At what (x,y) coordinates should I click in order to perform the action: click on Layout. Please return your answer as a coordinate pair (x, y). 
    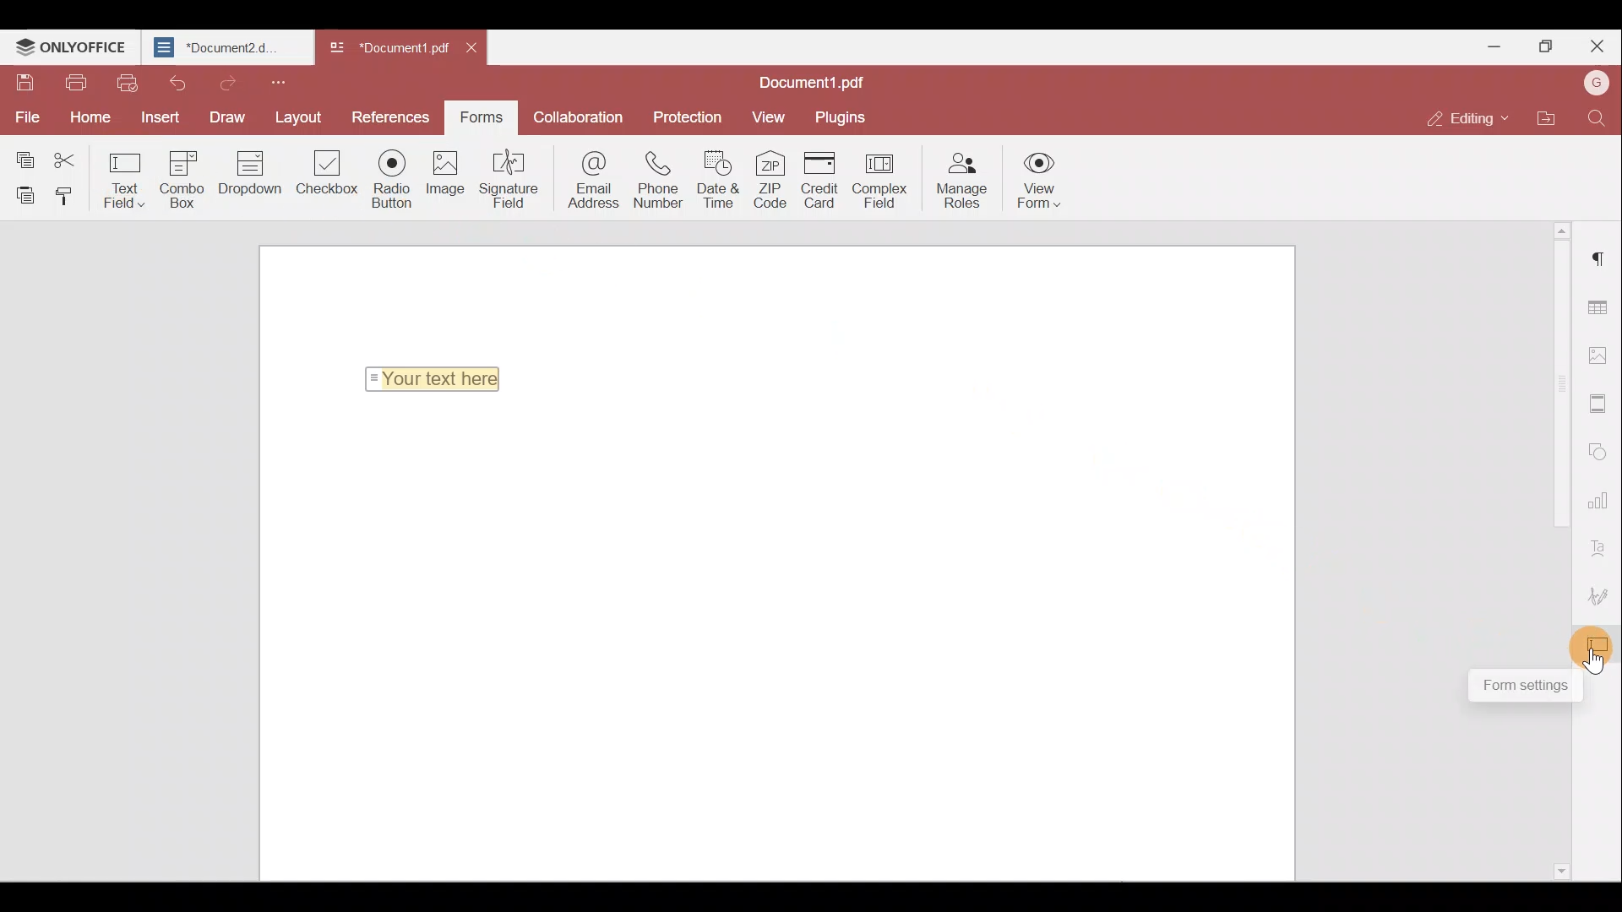
    Looking at the image, I should click on (297, 116).